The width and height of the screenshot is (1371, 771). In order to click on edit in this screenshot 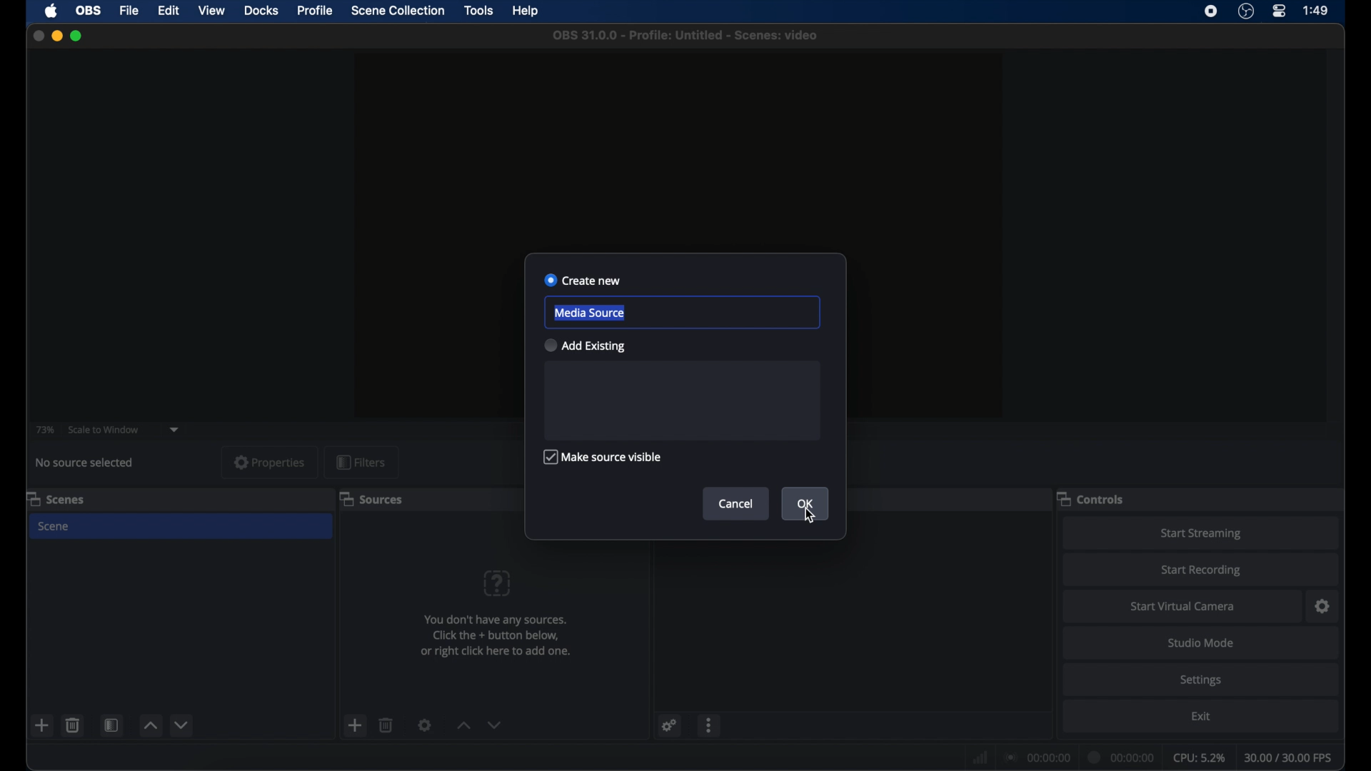, I will do `click(168, 11)`.